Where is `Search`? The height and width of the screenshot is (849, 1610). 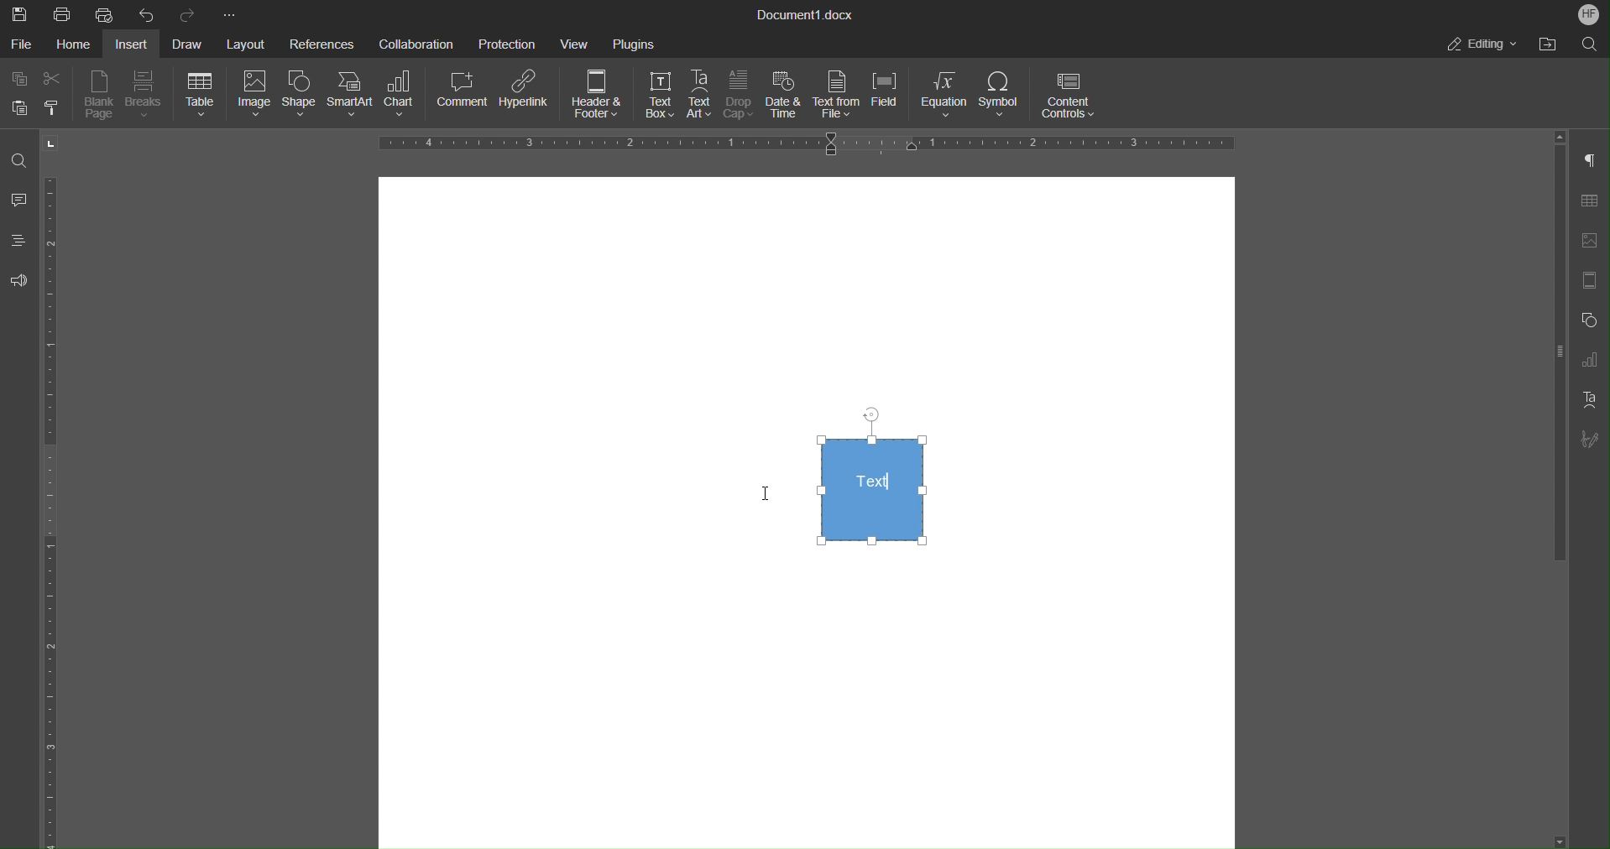 Search is located at coordinates (1586, 44).